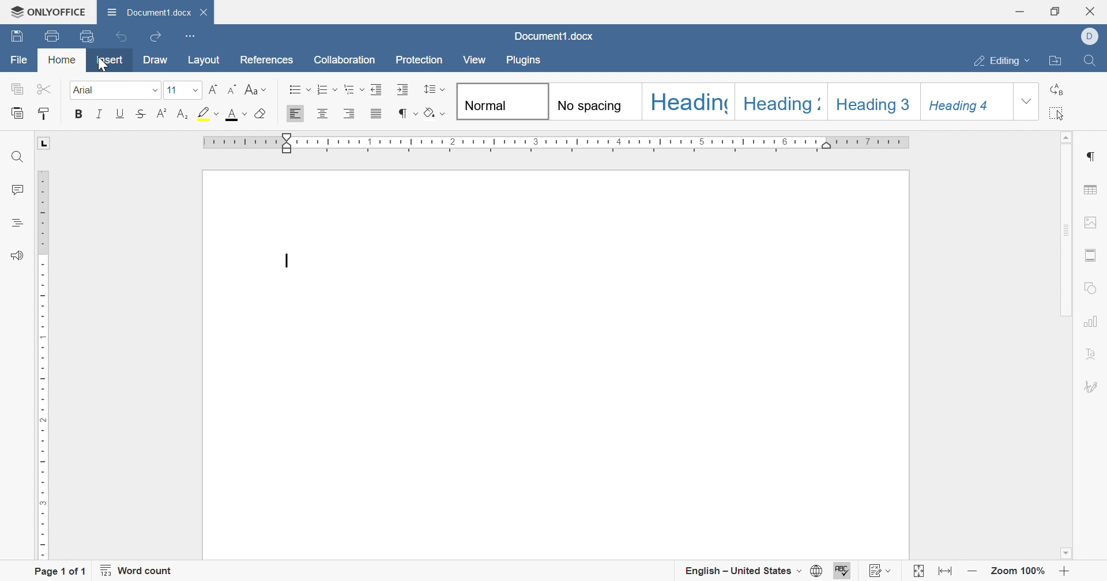 The height and width of the screenshot is (581, 1107). I want to click on Editing, so click(997, 62).